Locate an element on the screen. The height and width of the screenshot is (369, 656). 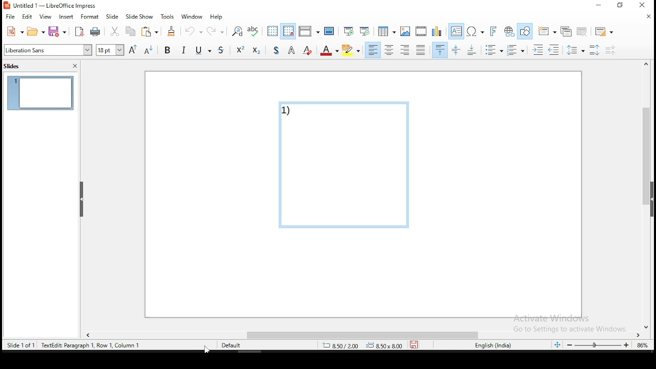
decrease paragraph spacing is located at coordinates (611, 50).